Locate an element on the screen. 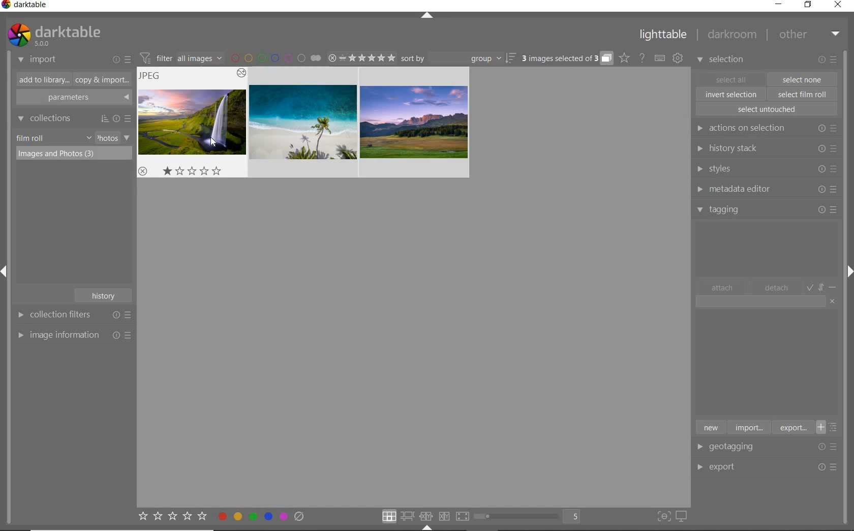 The image size is (854, 531). click to change the type of overlay shown on thumbnails is located at coordinates (625, 58).